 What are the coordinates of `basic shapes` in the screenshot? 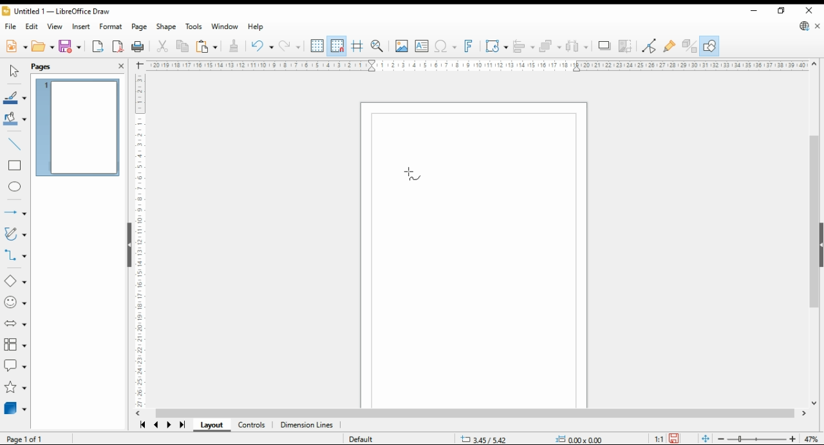 It's located at (14, 281).